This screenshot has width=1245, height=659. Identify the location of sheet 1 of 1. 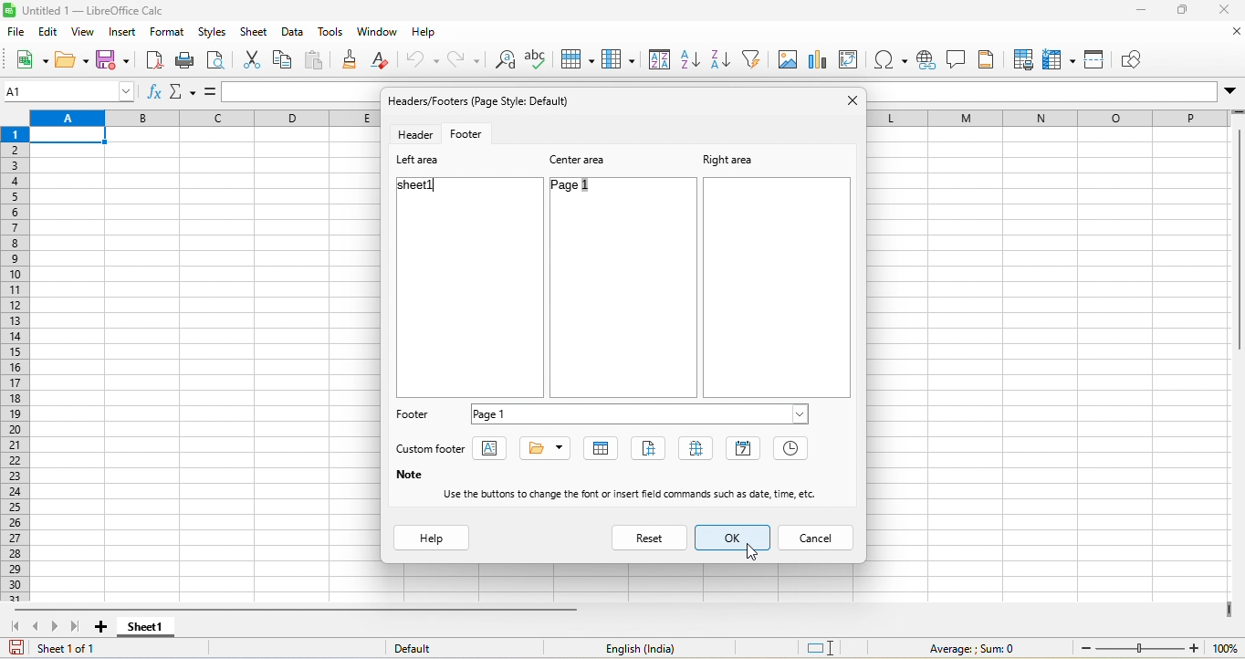
(62, 648).